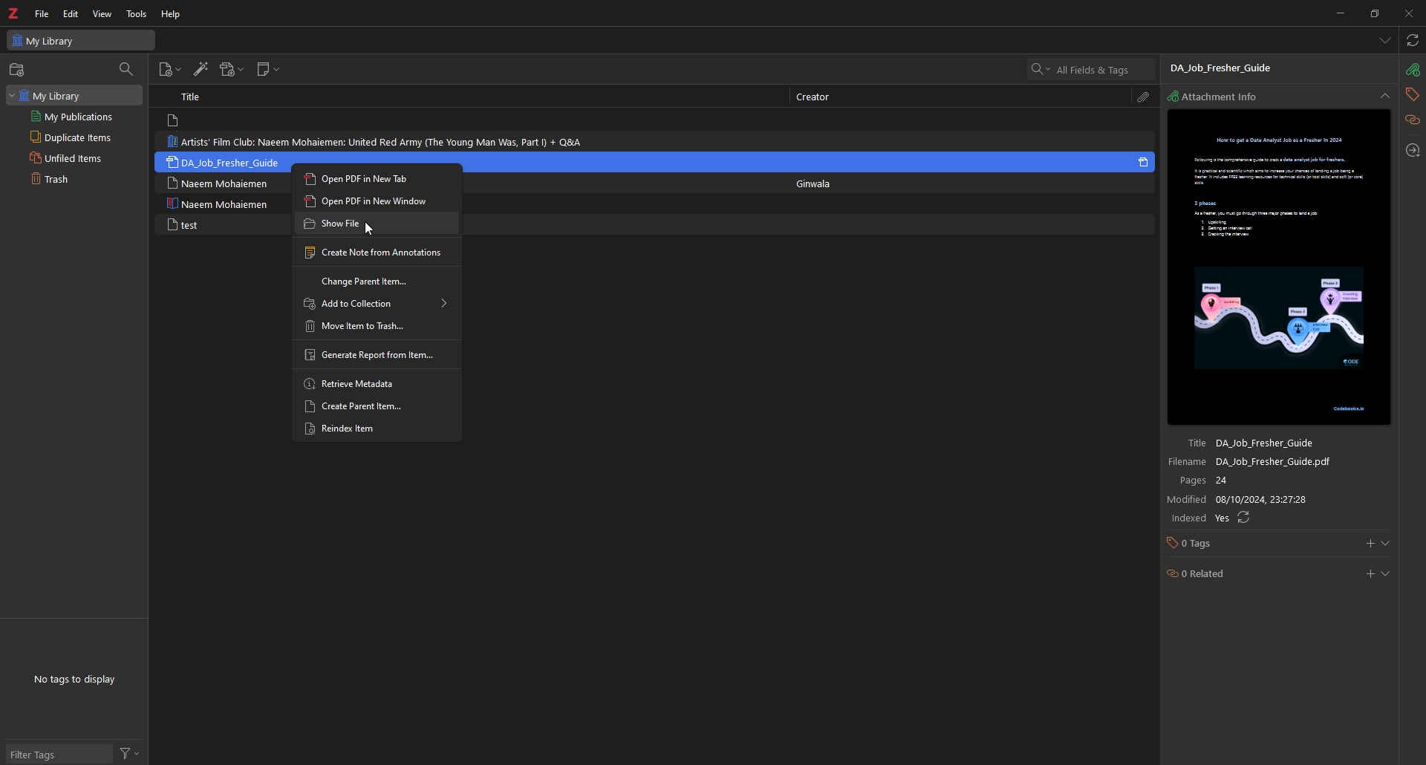  What do you see at coordinates (1269, 481) in the screenshot?
I see `pages` at bounding box center [1269, 481].